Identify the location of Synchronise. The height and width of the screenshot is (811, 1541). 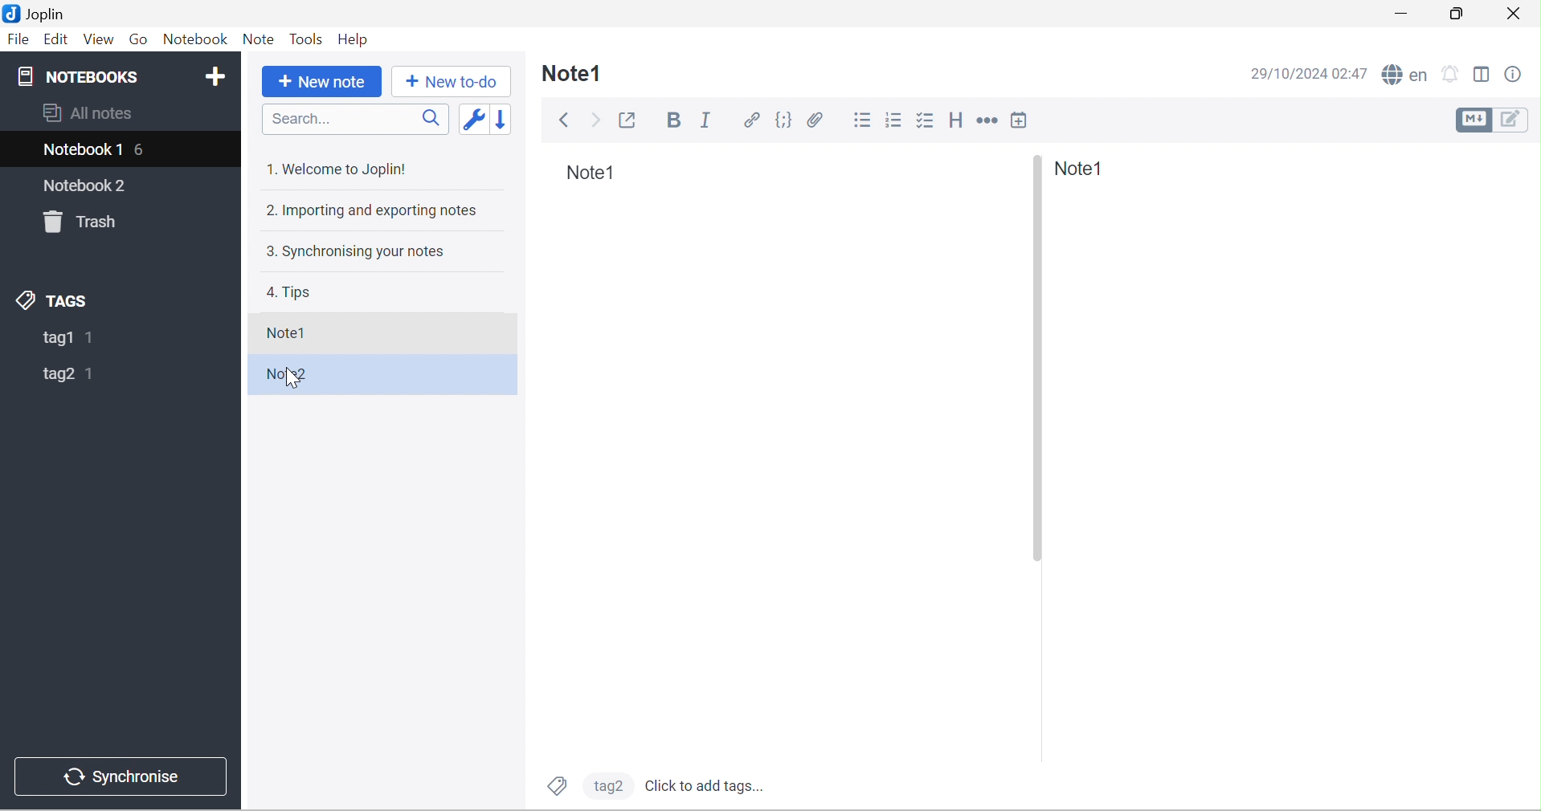
(120, 777).